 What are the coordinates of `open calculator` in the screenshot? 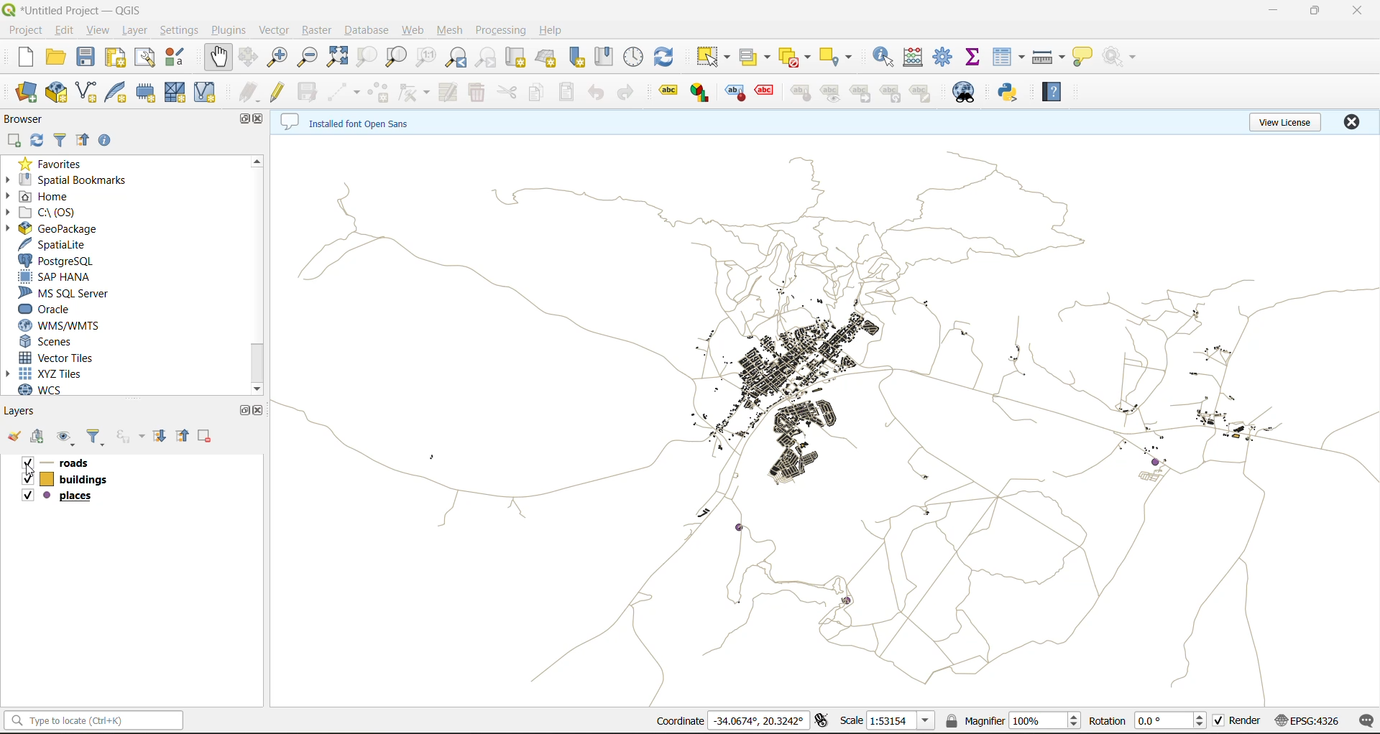 It's located at (917, 57).